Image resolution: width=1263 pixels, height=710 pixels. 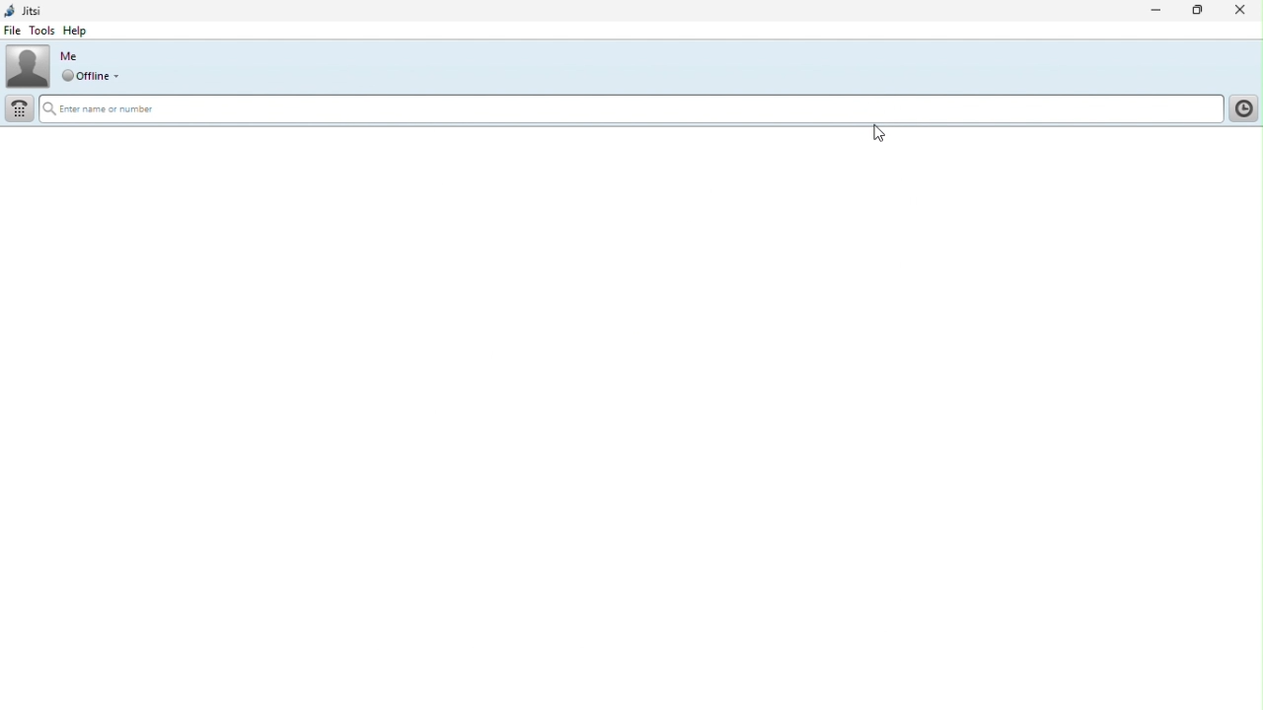 I want to click on Dial pad, so click(x=18, y=111).